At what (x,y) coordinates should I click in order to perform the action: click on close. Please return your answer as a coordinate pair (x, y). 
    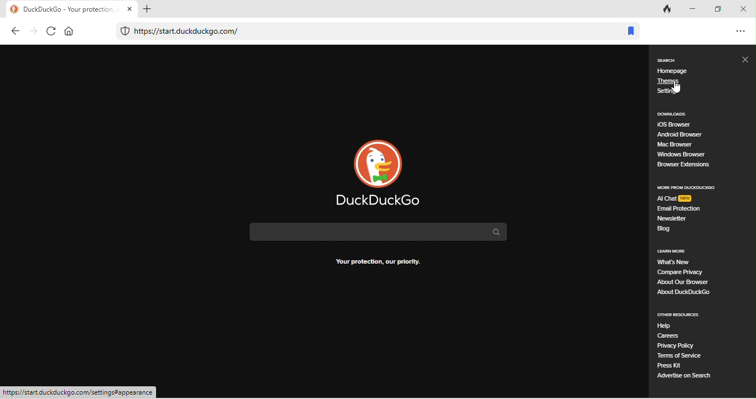
    Looking at the image, I should click on (744, 57).